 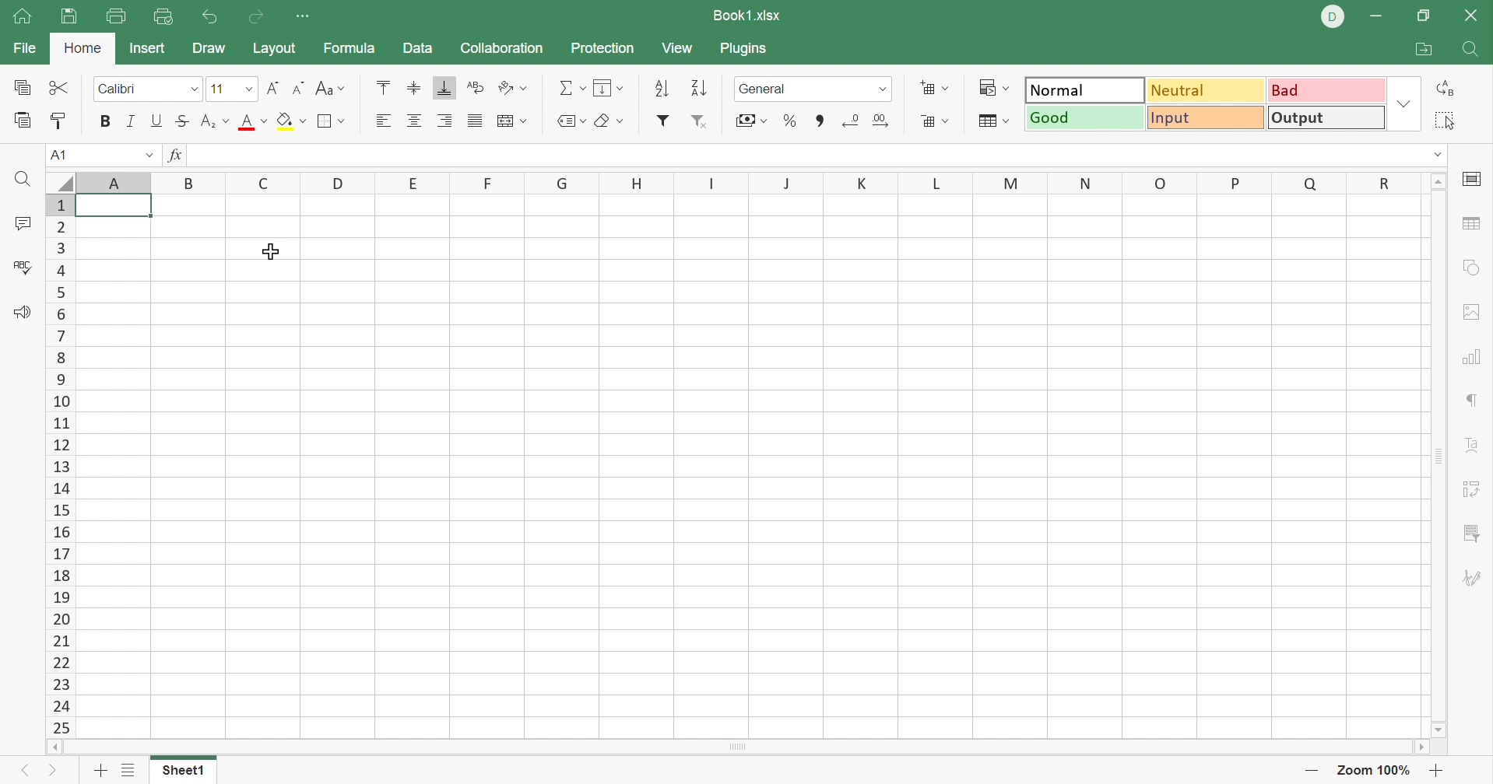 I want to click on Comment, so click(x=23, y=224).